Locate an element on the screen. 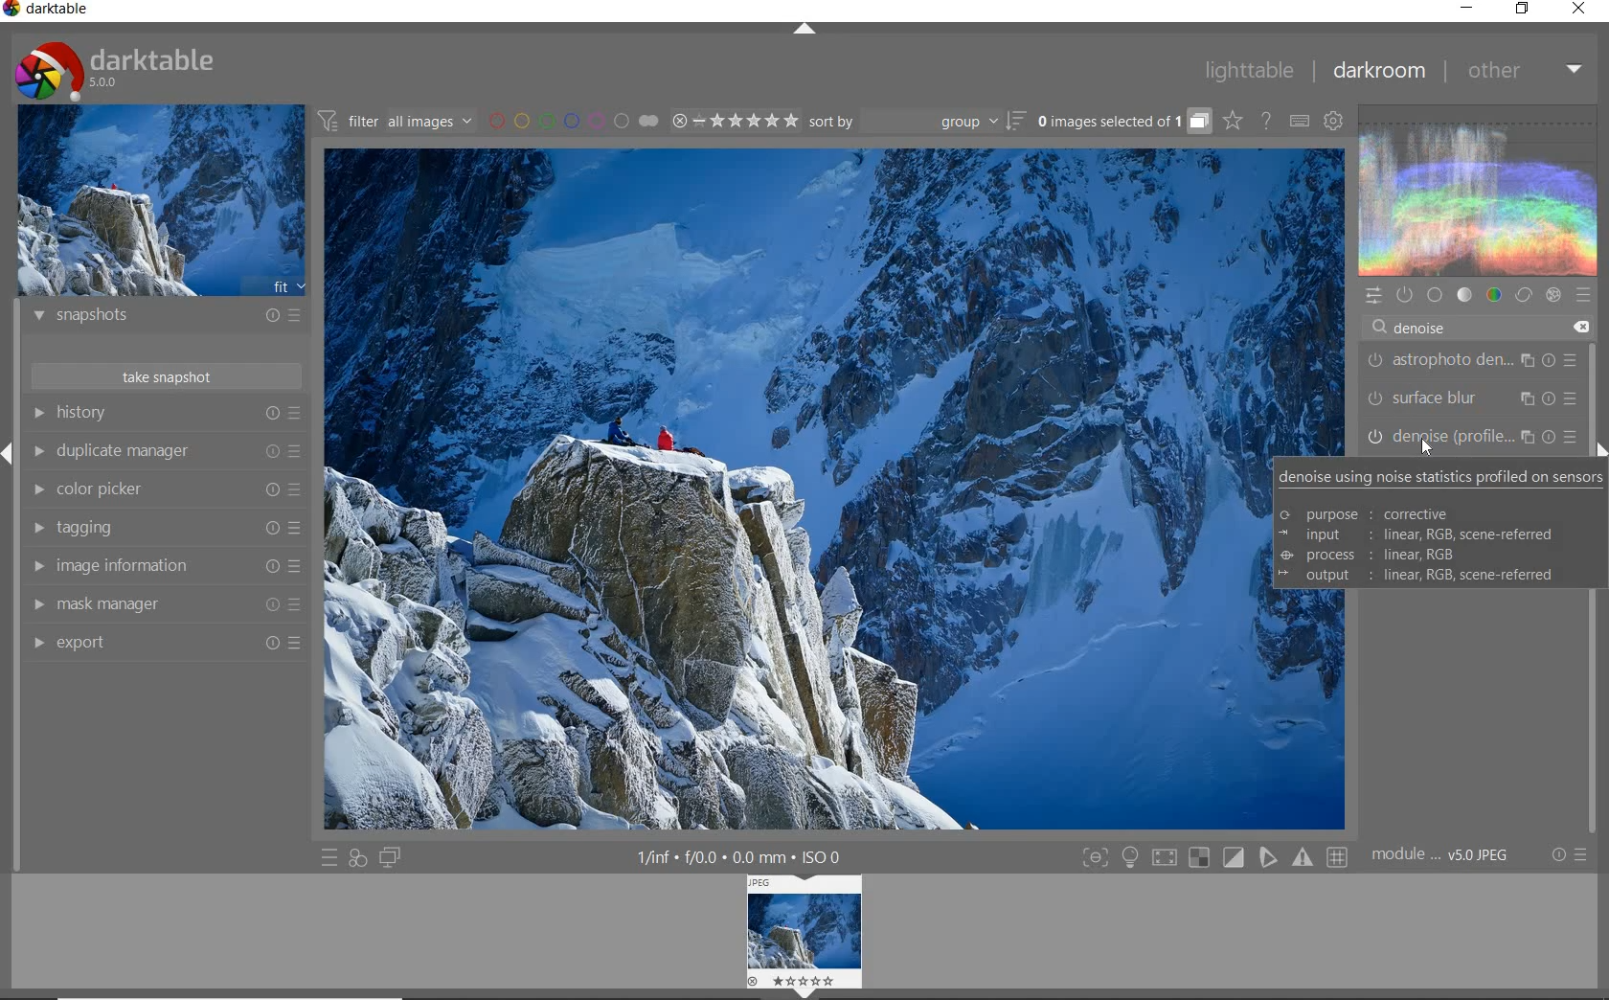  selected image is located at coordinates (786, 492).